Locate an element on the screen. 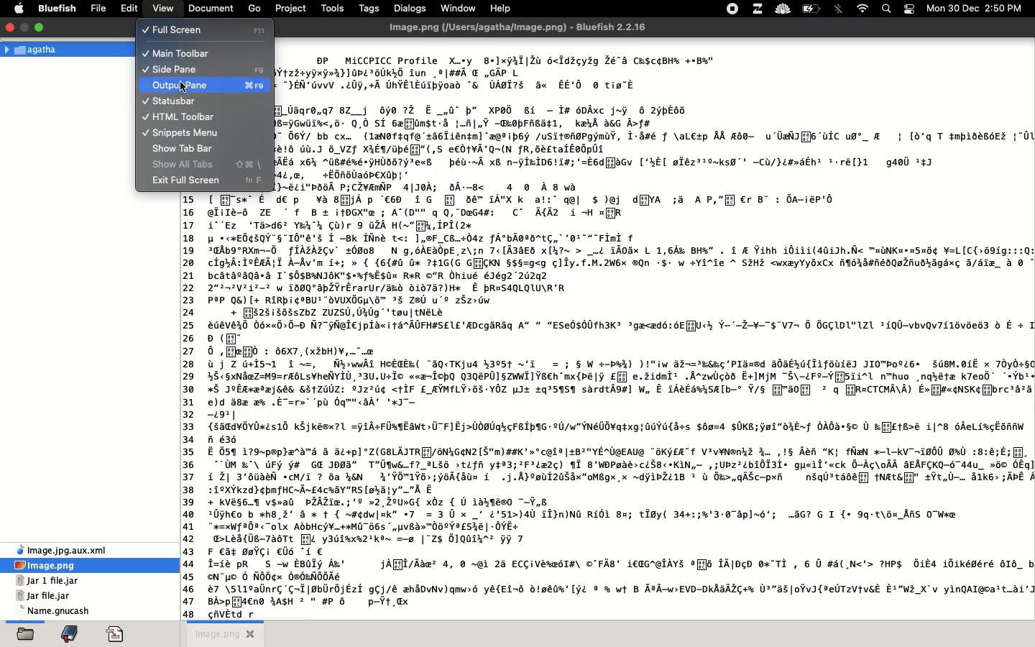  jar 1 file jar is located at coordinates (50, 581).